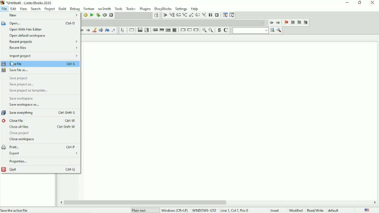 This screenshot has width=379, height=213. I want to click on Next line, so click(178, 15).